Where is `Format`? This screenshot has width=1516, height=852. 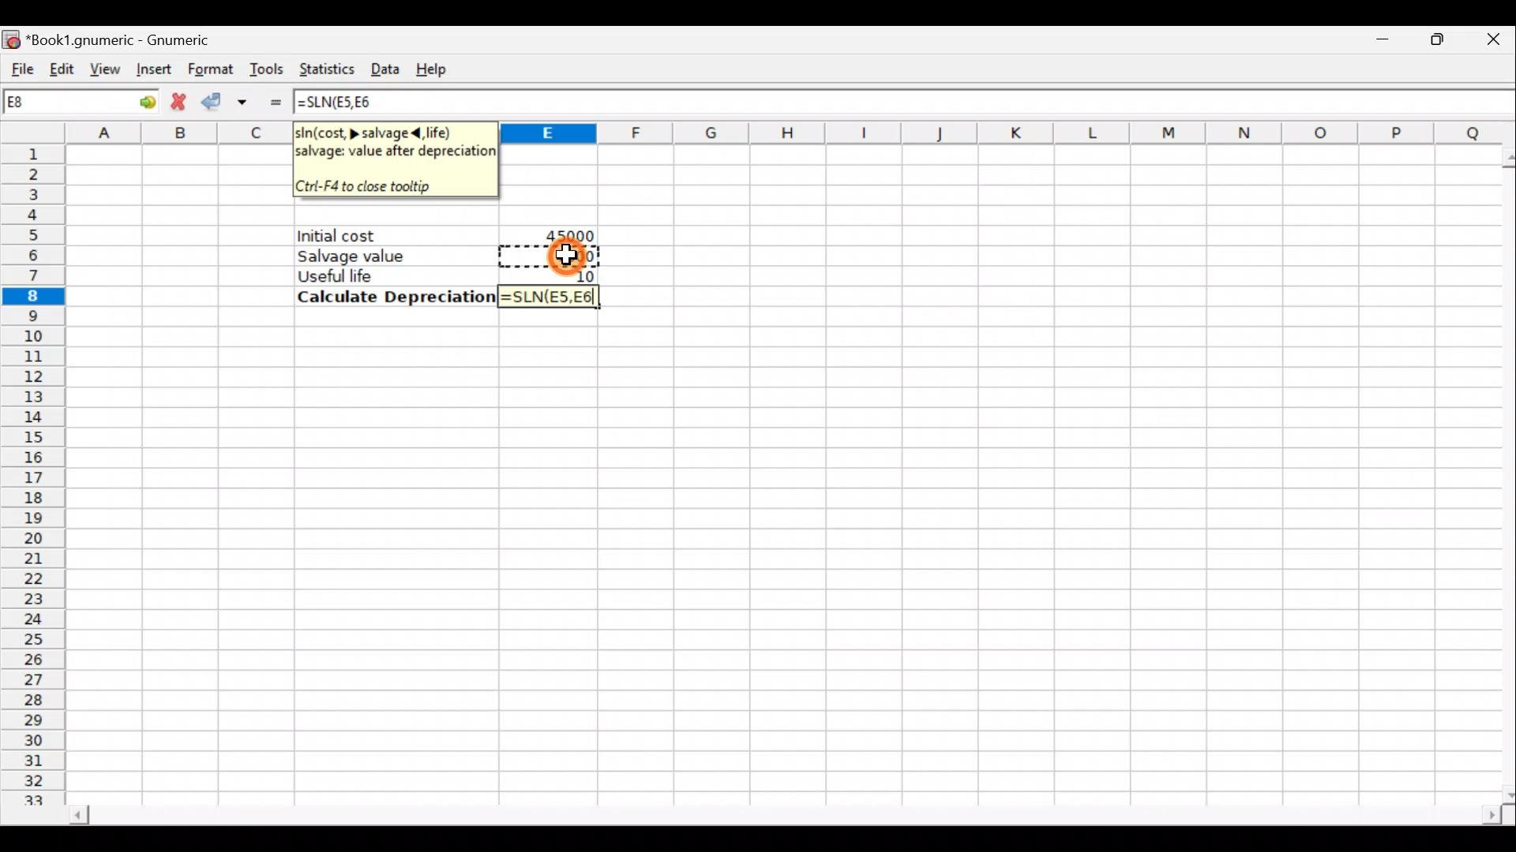
Format is located at coordinates (208, 66).